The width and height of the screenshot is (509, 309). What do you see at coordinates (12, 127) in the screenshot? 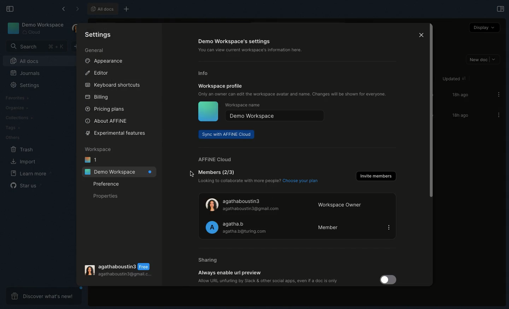
I see `Tags` at bounding box center [12, 127].